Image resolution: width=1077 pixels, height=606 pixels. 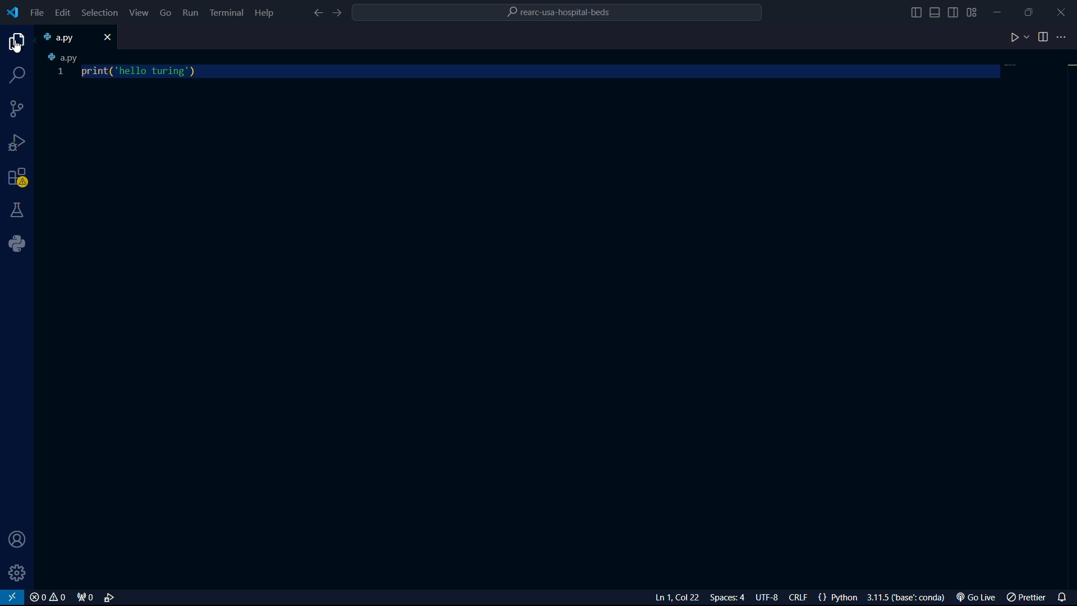 I want to click on toggle secondary sidebar, so click(x=954, y=12).